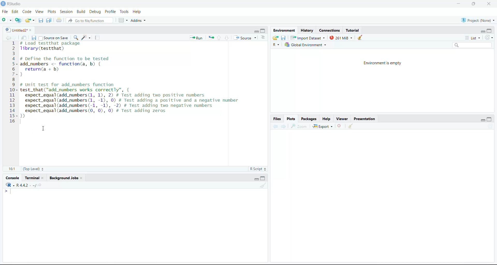 The image size is (497, 265). Describe the element at coordinates (490, 30) in the screenshot. I see `maximize` at that location.